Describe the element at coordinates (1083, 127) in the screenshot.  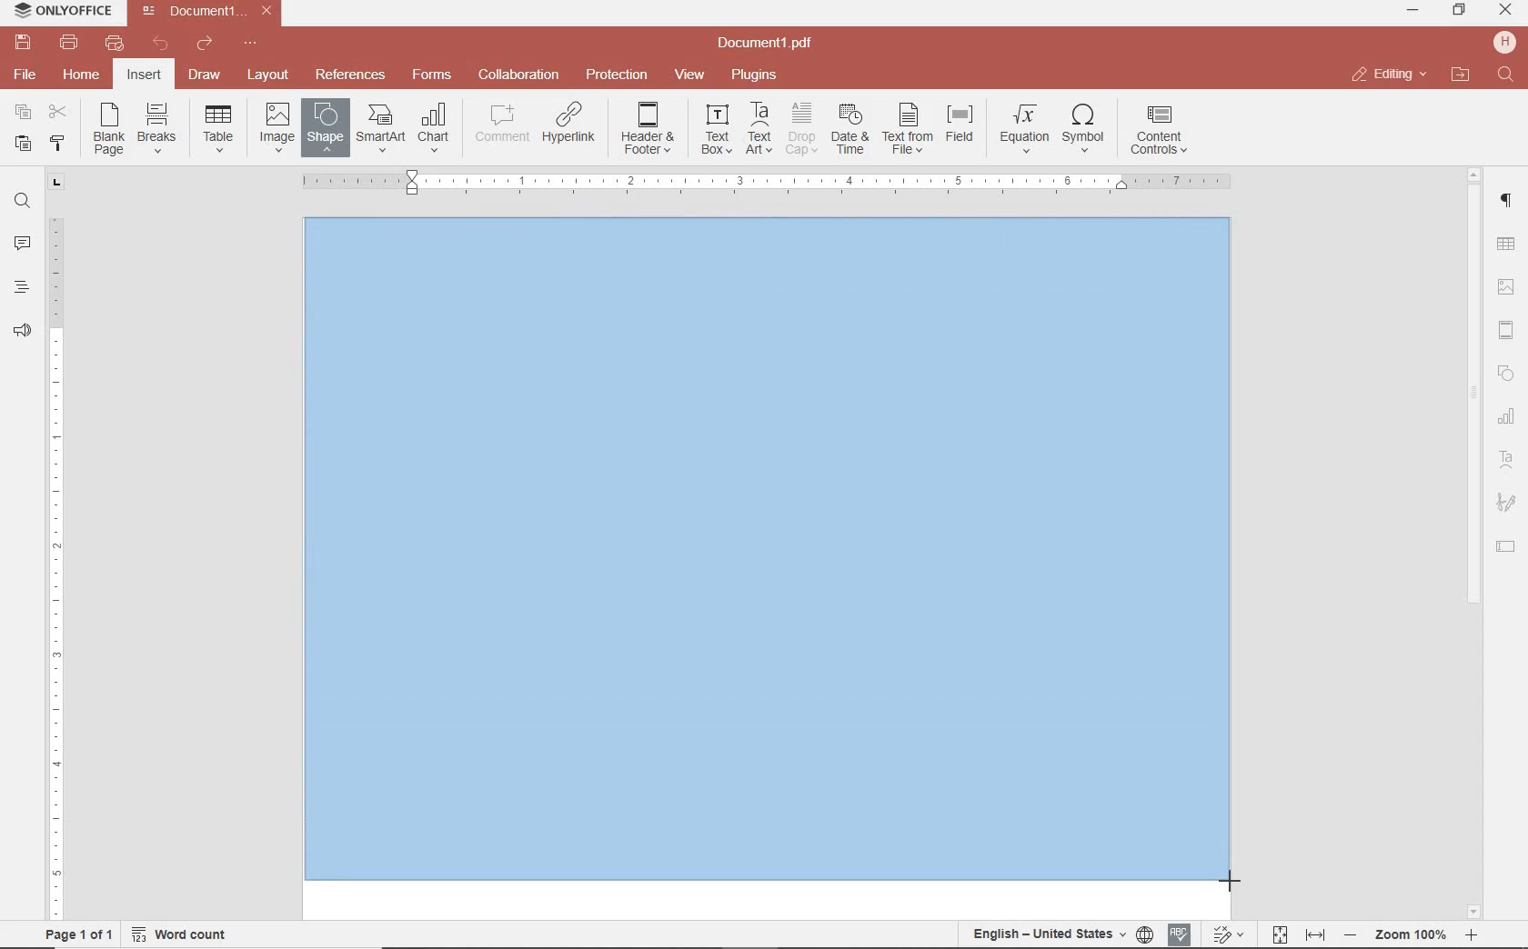
I see `INSERT SYMBOL` at that location.